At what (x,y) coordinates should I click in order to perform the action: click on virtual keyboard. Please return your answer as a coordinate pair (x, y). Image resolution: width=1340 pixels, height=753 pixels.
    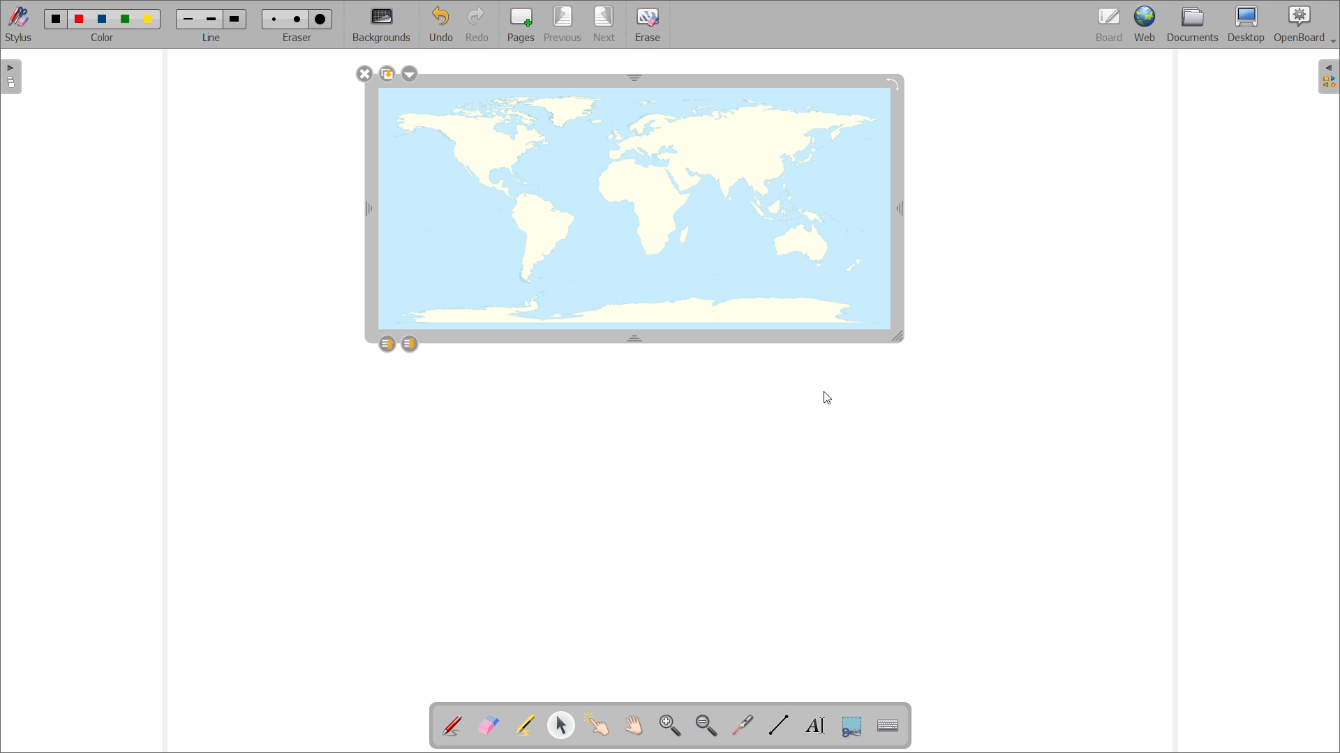
    Looking at the image, I should click on (888, 726).